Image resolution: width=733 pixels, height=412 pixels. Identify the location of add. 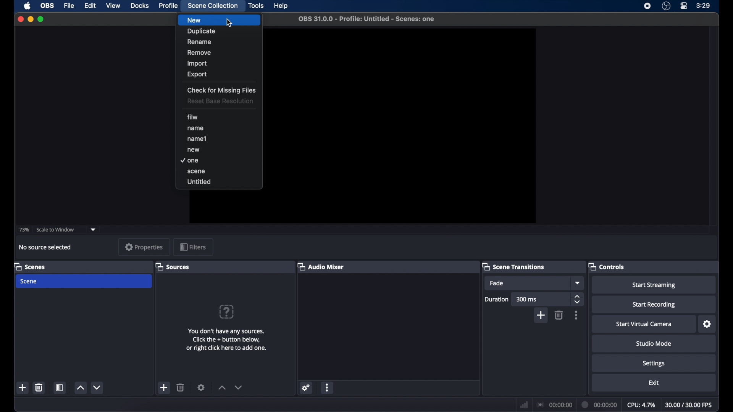
(163, 387).